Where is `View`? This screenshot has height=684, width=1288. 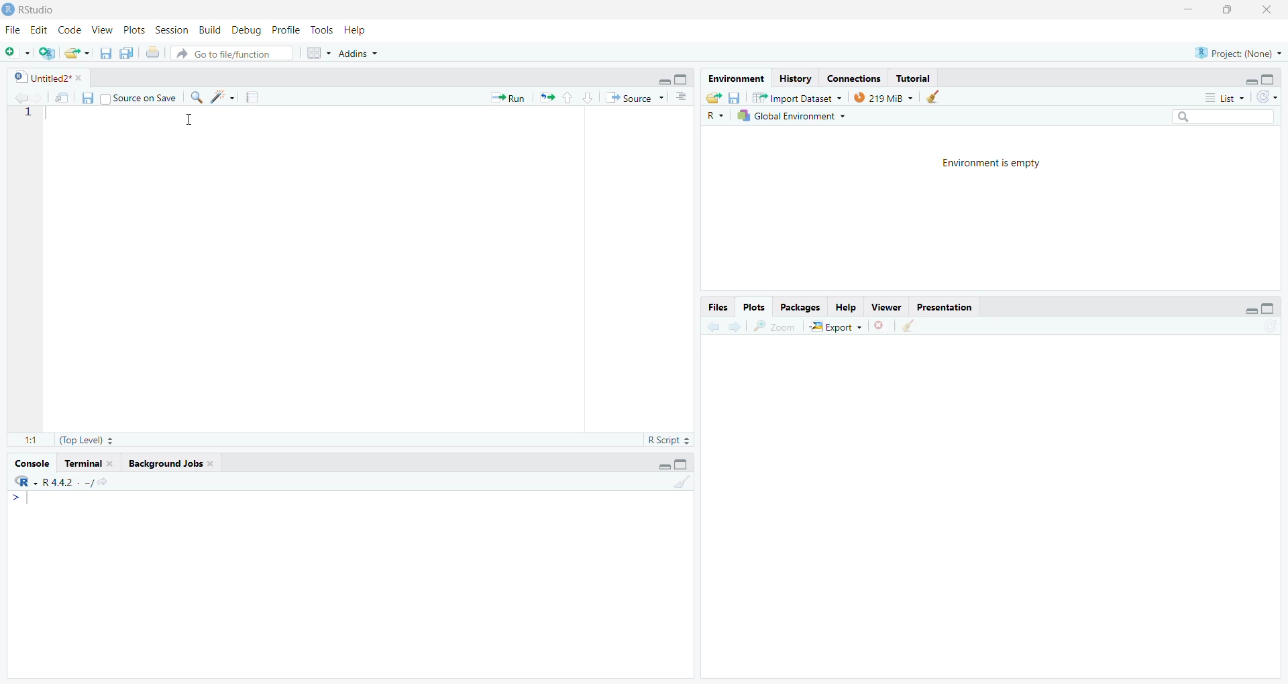 View is located at coordinates (103, 30).